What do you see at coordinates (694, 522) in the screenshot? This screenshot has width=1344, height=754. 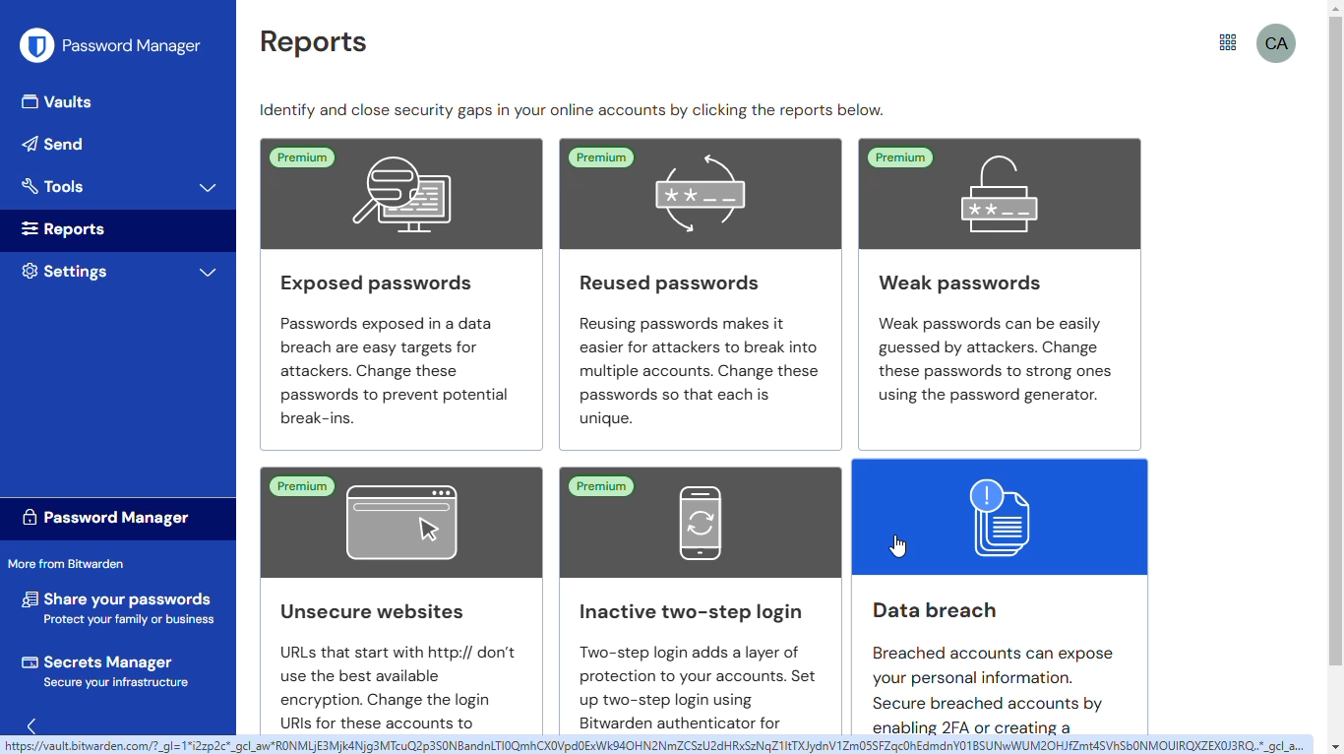 I see `inactive two-step login` at bounding box center [694, 522].